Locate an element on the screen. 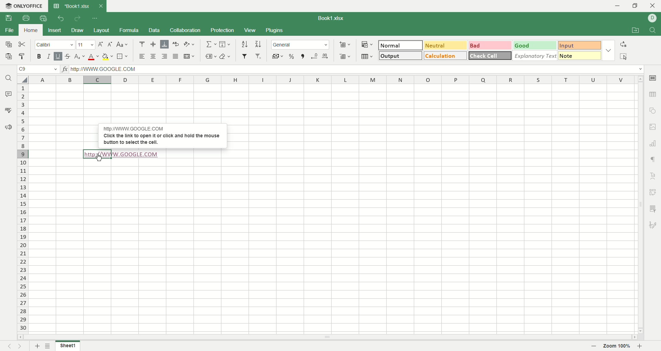  find is located at coordinates (653, 30).